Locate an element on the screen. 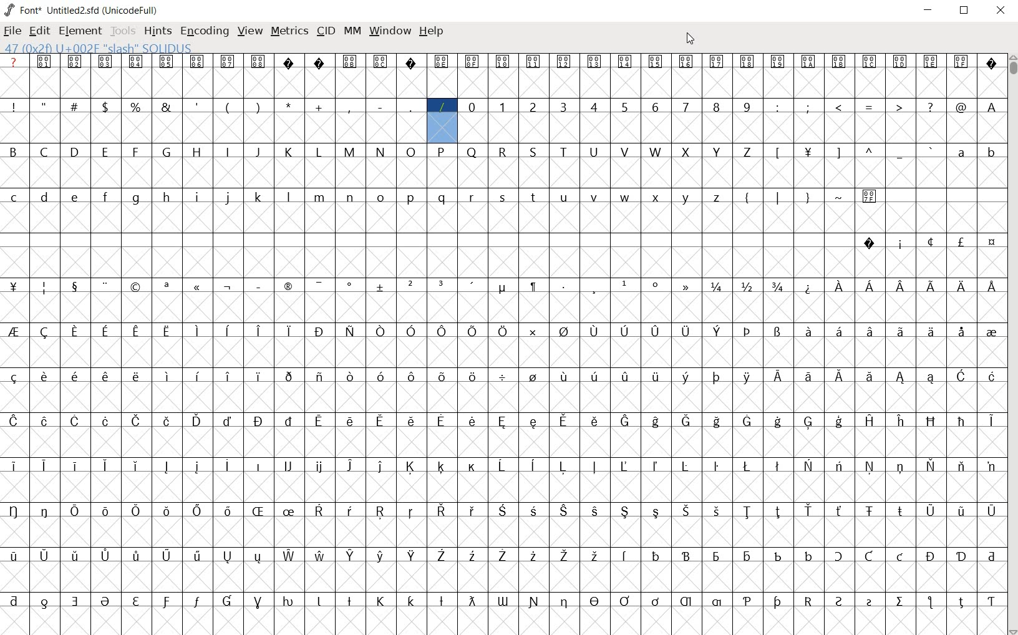  glyph is located at coordinates (442, 198).